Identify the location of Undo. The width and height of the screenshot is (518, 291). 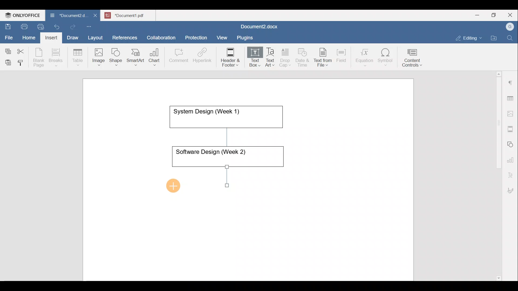
(56, 26).